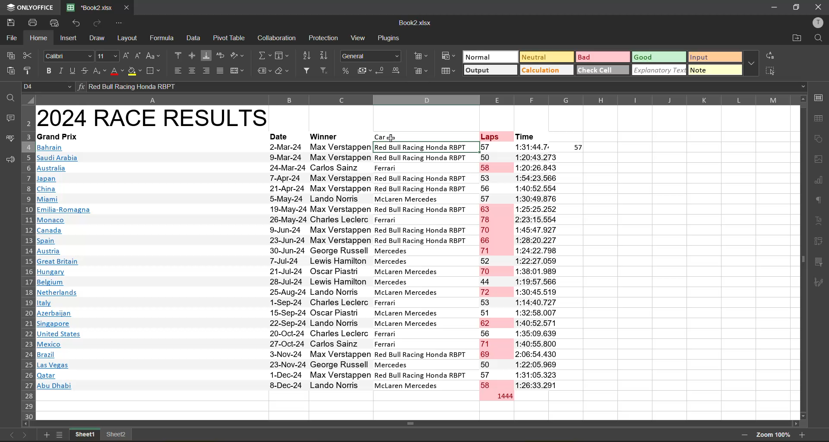  What do you see at coordinates (56, 22) in the screenshot?
I see `quick print` at bounding box center [56, 22].